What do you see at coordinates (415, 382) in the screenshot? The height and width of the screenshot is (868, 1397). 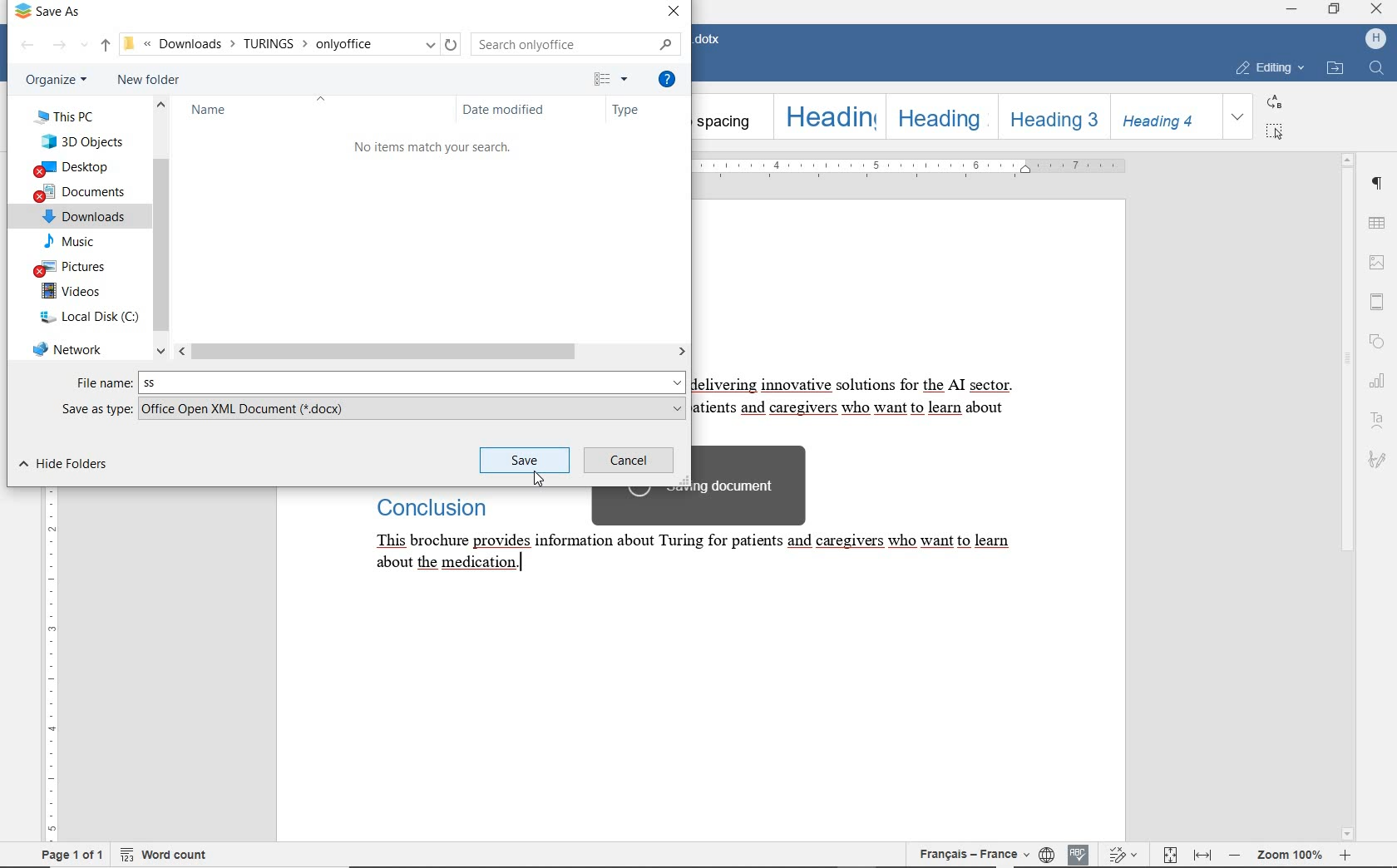 I see `ss` at bounding box center [415, 382].